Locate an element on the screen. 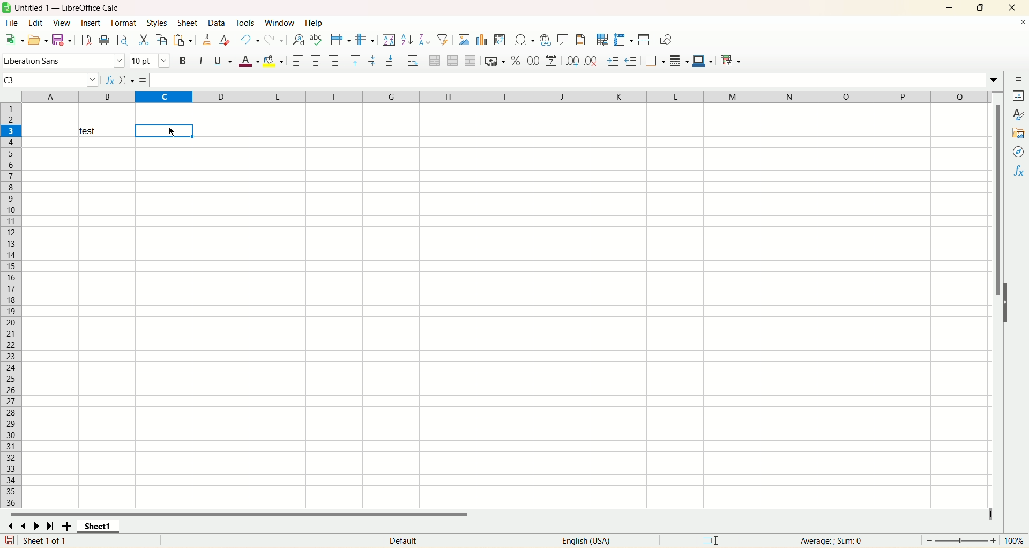 The width and height of the screenshot is (1029, 548). spell check is located at coordinates (316, 40).